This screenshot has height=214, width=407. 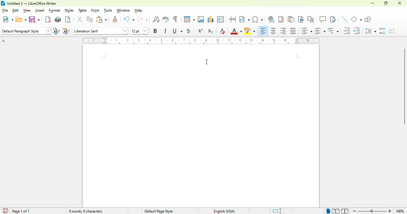 I want to click on insert bookmark, so click(x=301, y=19).